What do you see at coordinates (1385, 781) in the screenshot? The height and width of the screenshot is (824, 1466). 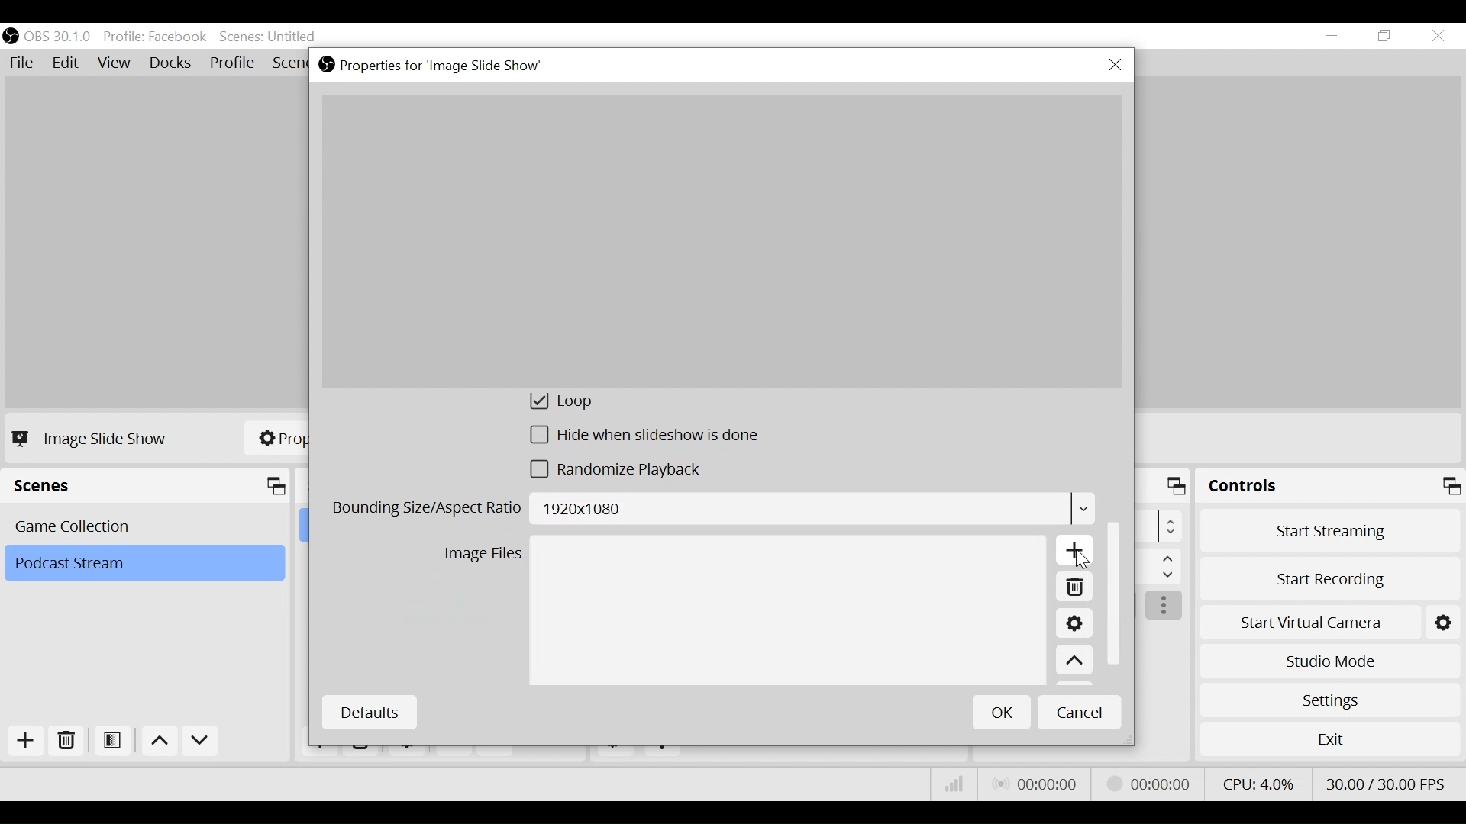 I see `Frame Per Second` at bounding box center [1385, 781].